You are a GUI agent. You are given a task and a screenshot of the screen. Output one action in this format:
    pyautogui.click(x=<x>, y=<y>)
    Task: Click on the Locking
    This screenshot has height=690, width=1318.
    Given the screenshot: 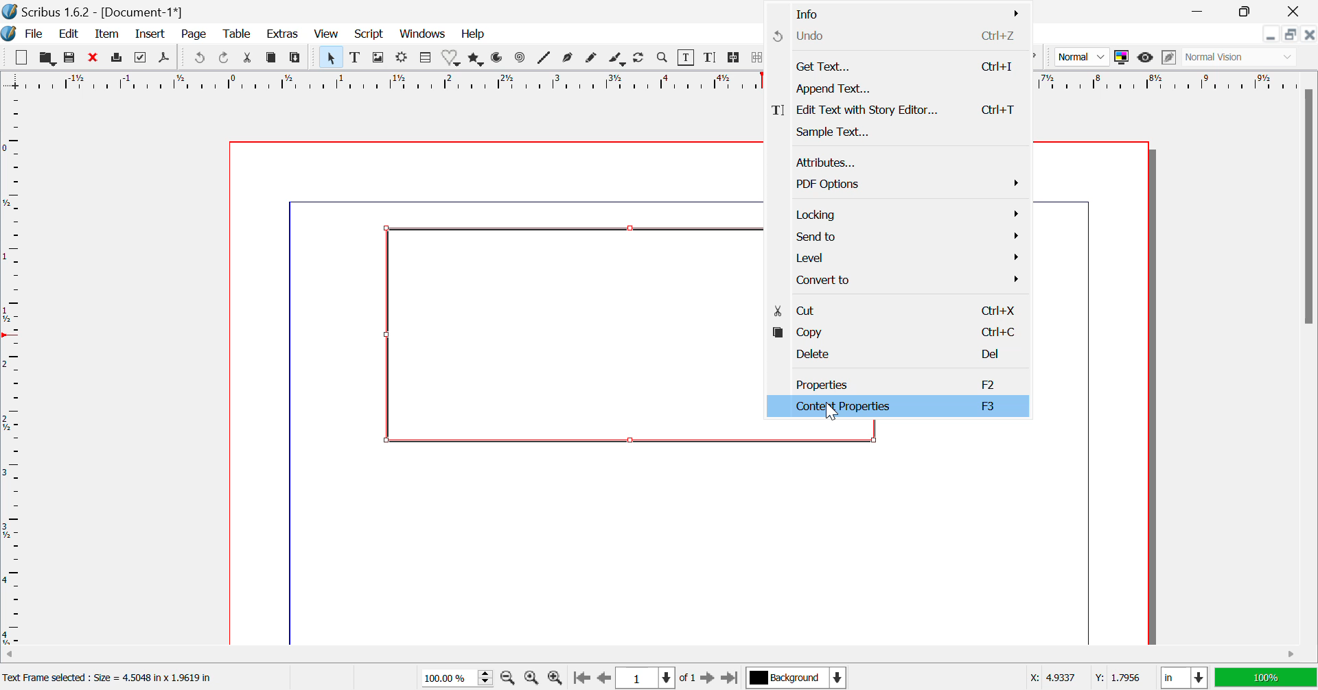 What is the action you would take?
    pyautogui.click(x=894, y=214)
    